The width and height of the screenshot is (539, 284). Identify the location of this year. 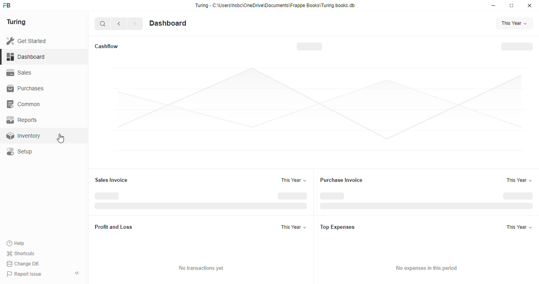
(515, 23).